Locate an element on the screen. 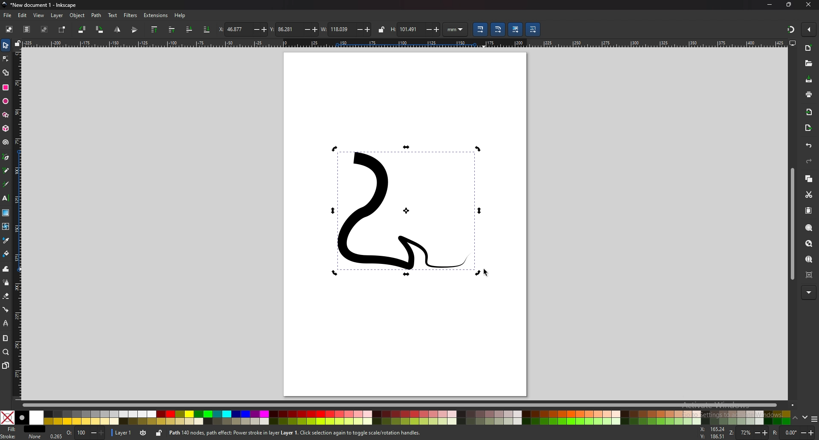 This screenshot has height=440, width=819. zoom drawing is located at coordinates (809, 244).